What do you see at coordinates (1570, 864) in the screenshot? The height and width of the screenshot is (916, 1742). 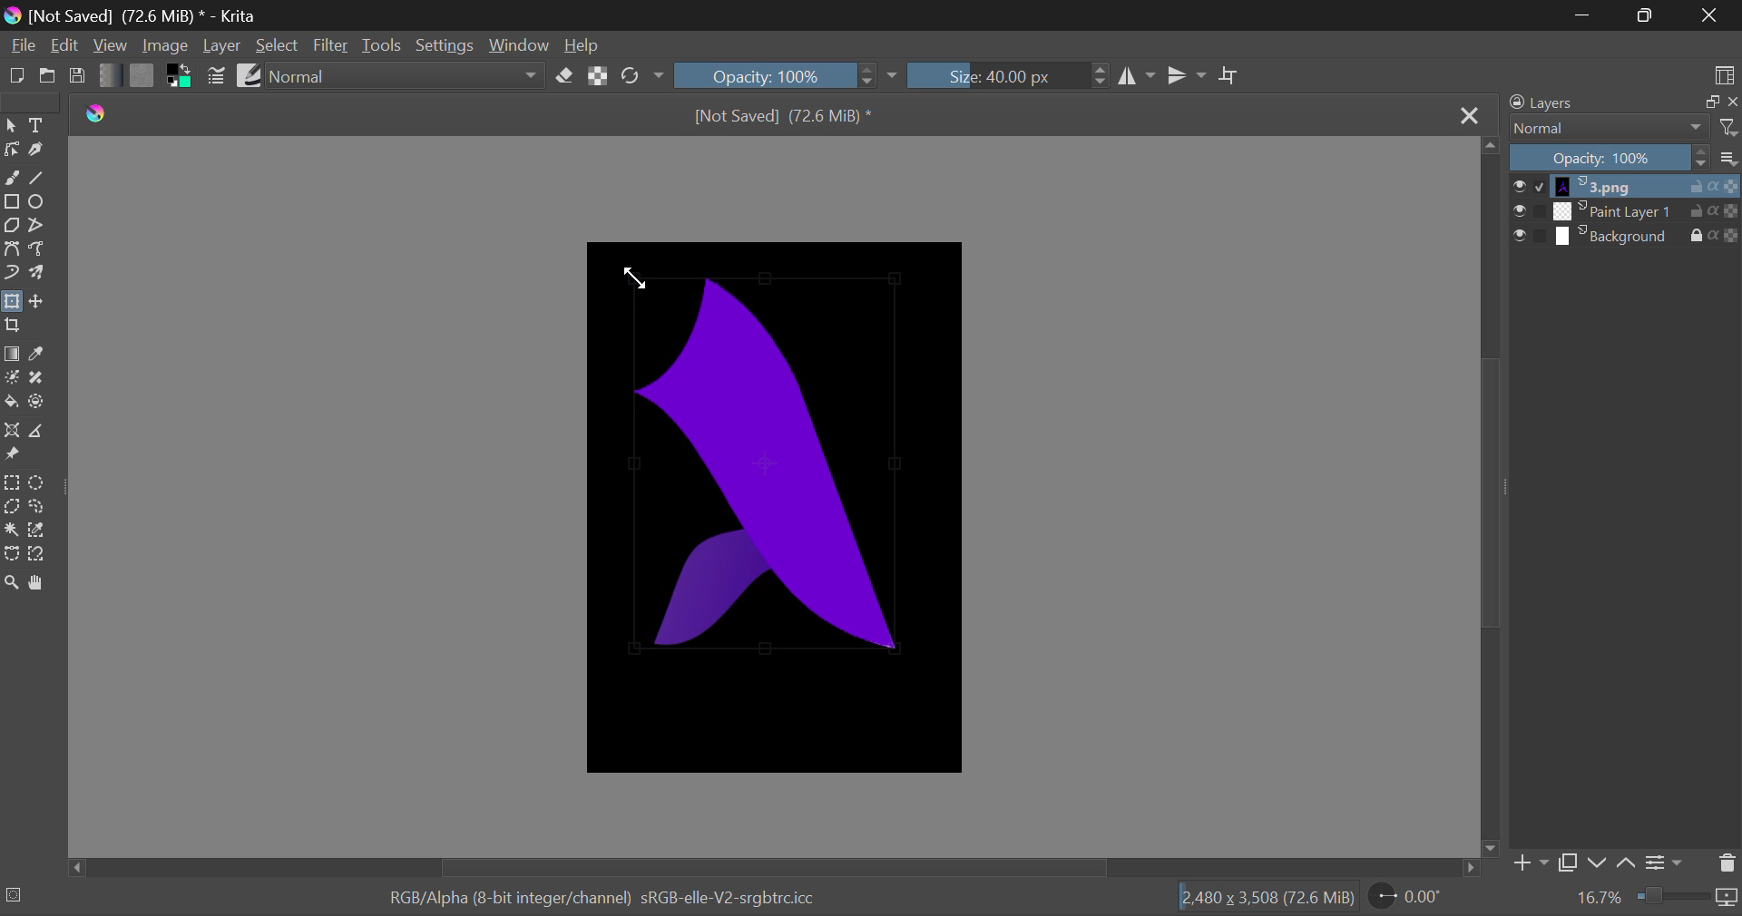 I see `Copy Layer` at bounding box center [1570, 864].